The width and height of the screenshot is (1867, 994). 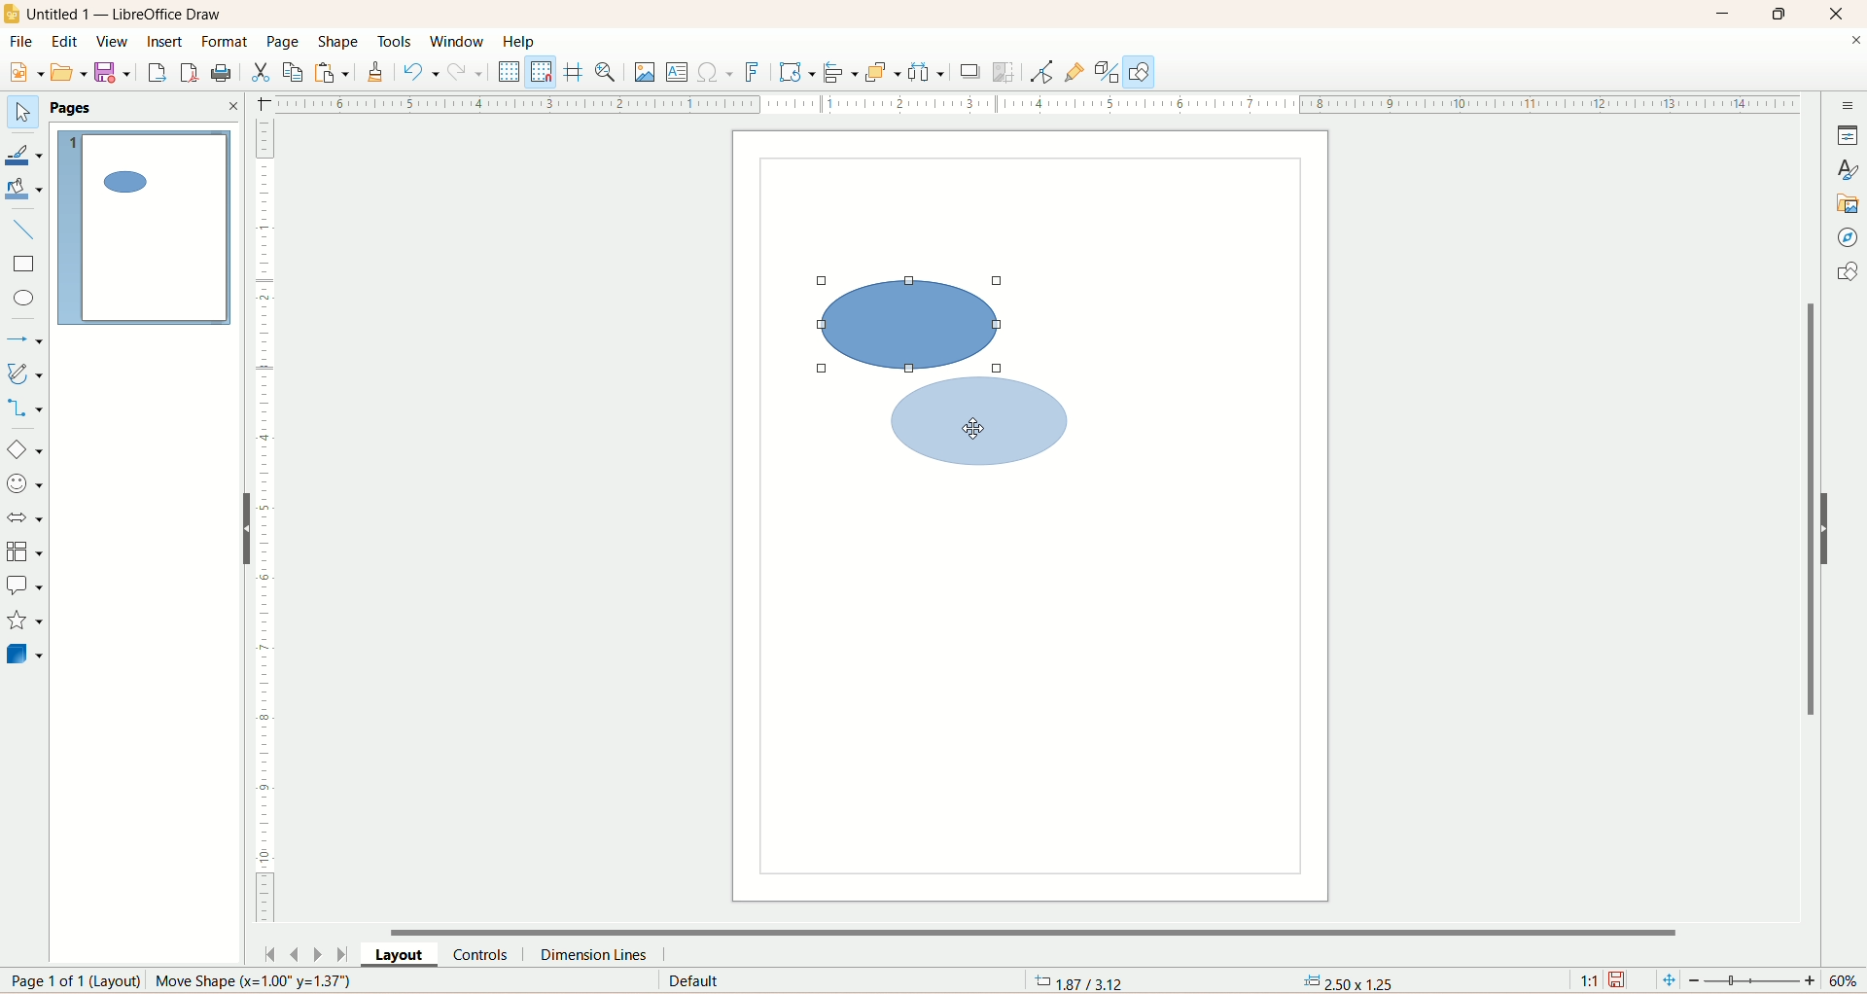 What do you see at coordinates (546, 74) in the screenshot?
I see `snap to grid` at bounding box center [546, 74].